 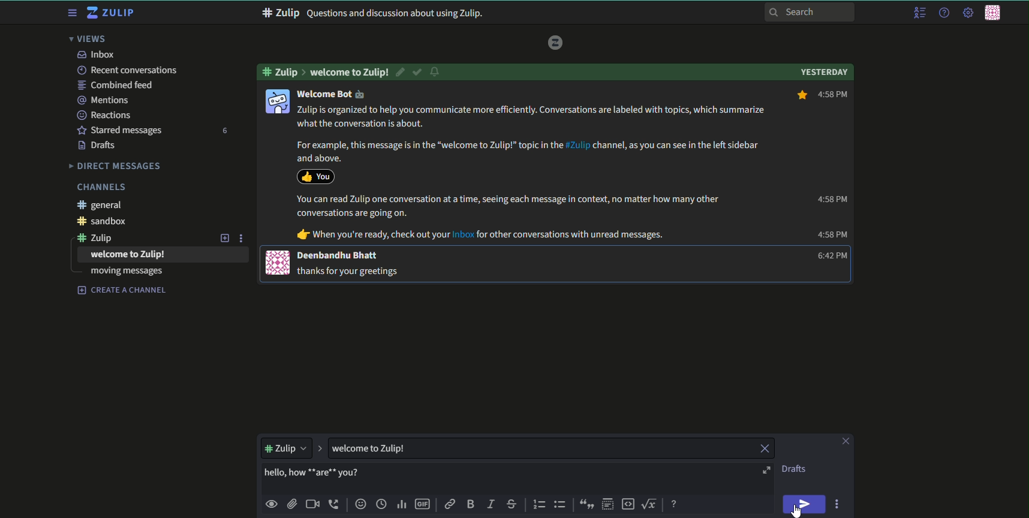 I want to click on mentions, so click(x=105, y=100).